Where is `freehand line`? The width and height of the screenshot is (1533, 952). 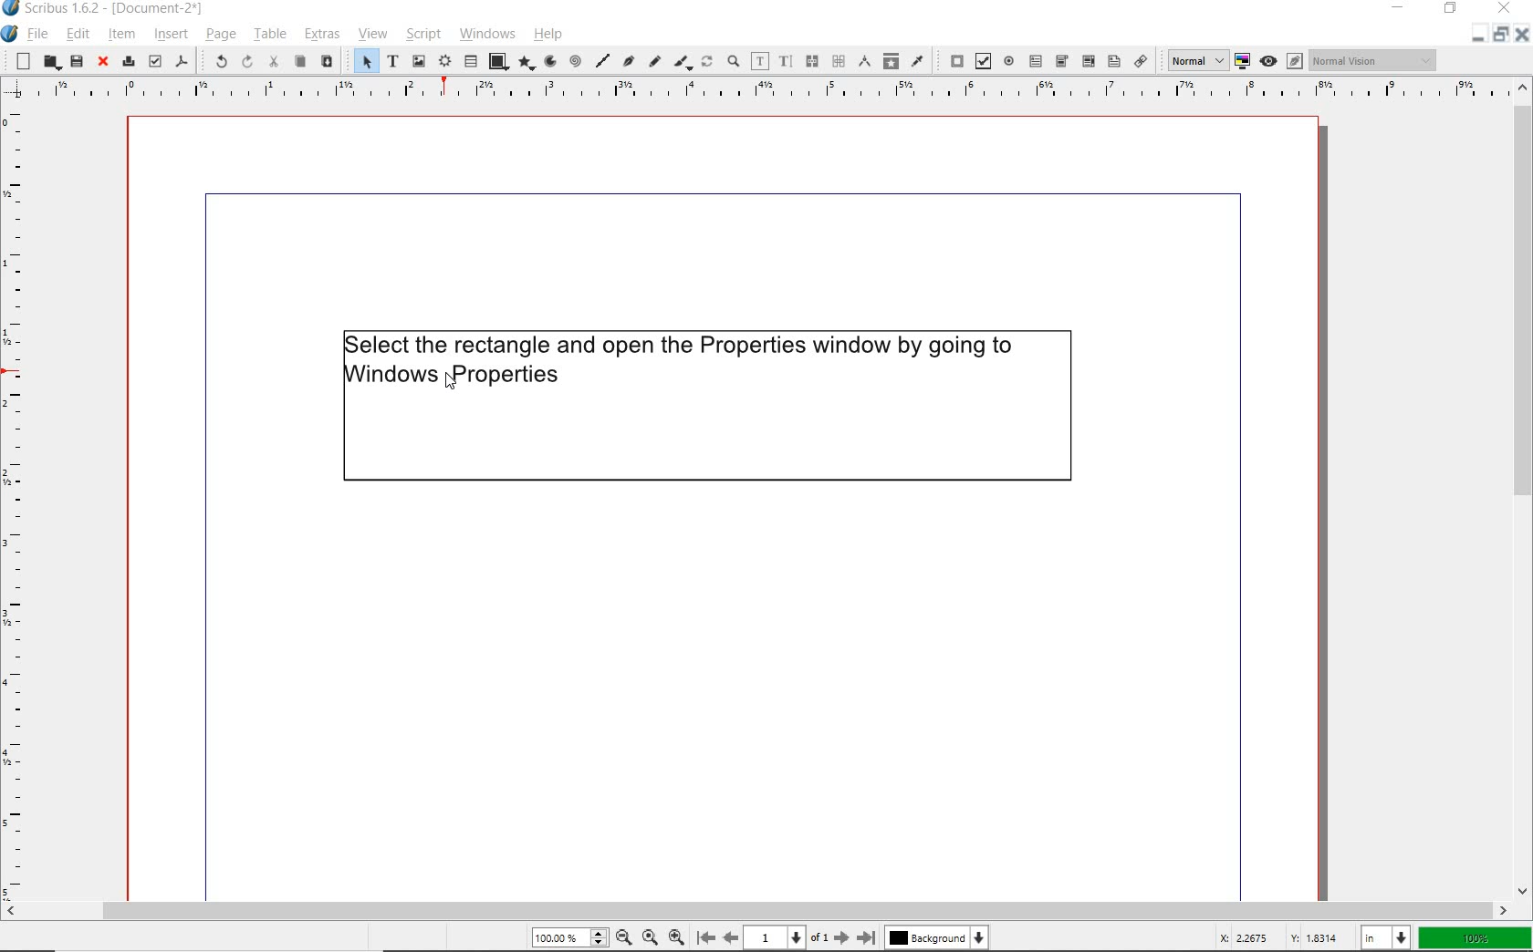
freehand line is located at coordinates (655, 63).